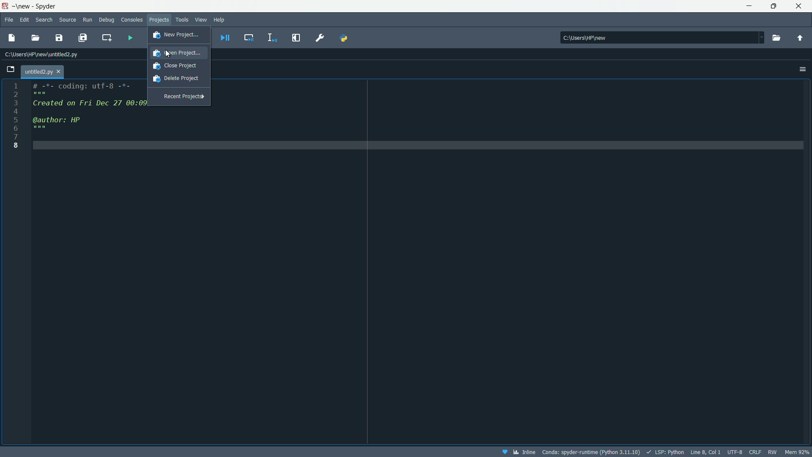 The image size is (812, 457). Describe the element at coordinates (296, 38) in the screenshot. I see `Maximize current pane (Ctrl + Alt + Shift + M)` at that location.